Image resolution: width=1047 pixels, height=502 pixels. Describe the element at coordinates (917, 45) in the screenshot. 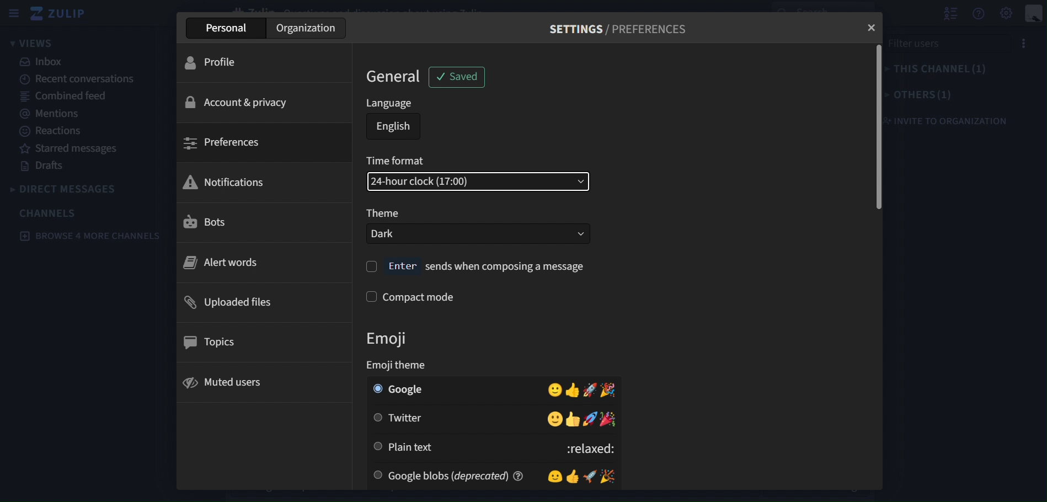

I see `filter users` at that location.